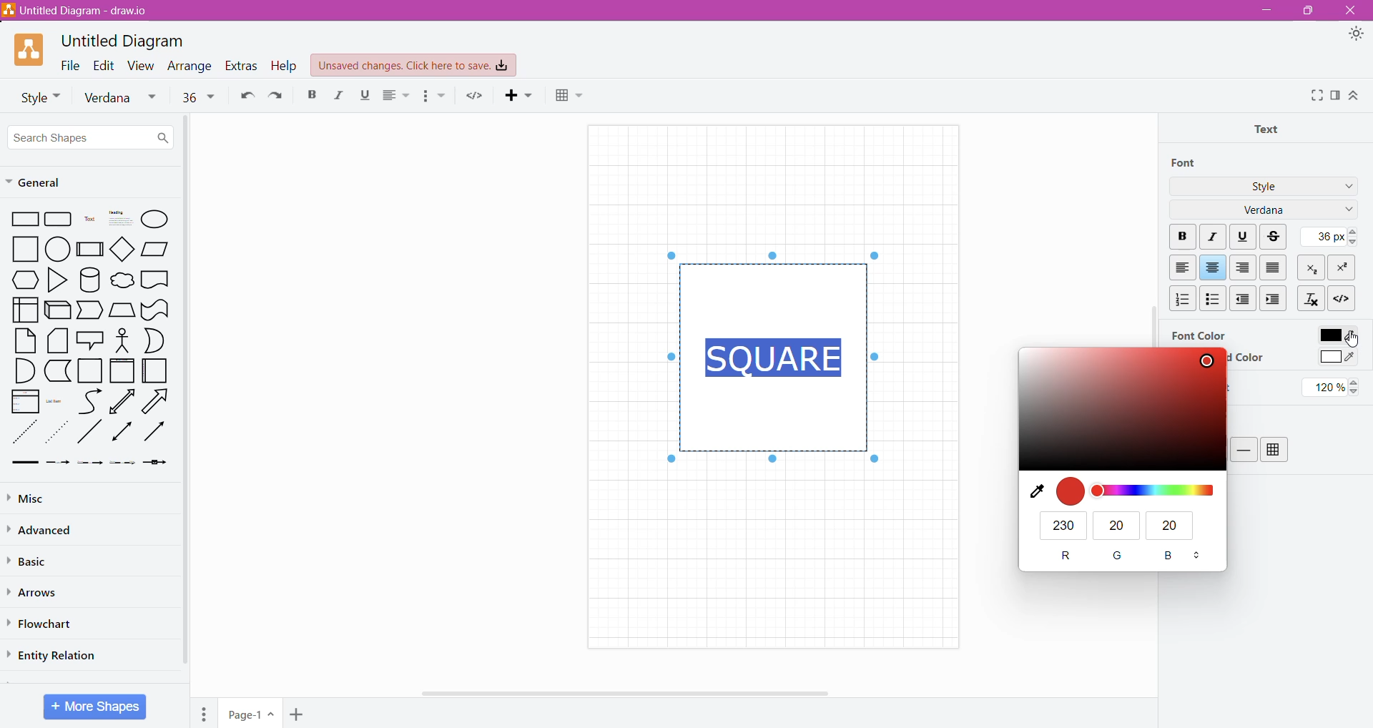  What do you see at coordinates (1214, 237) in the screenshot?
I see `Italic` at bounding box center [1214, 237].